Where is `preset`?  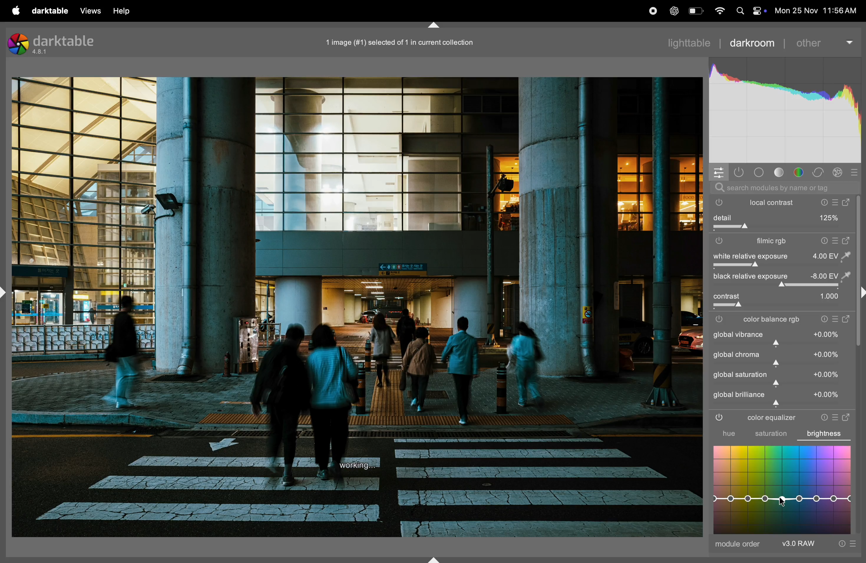
preset is located at coordinates (854, 171).